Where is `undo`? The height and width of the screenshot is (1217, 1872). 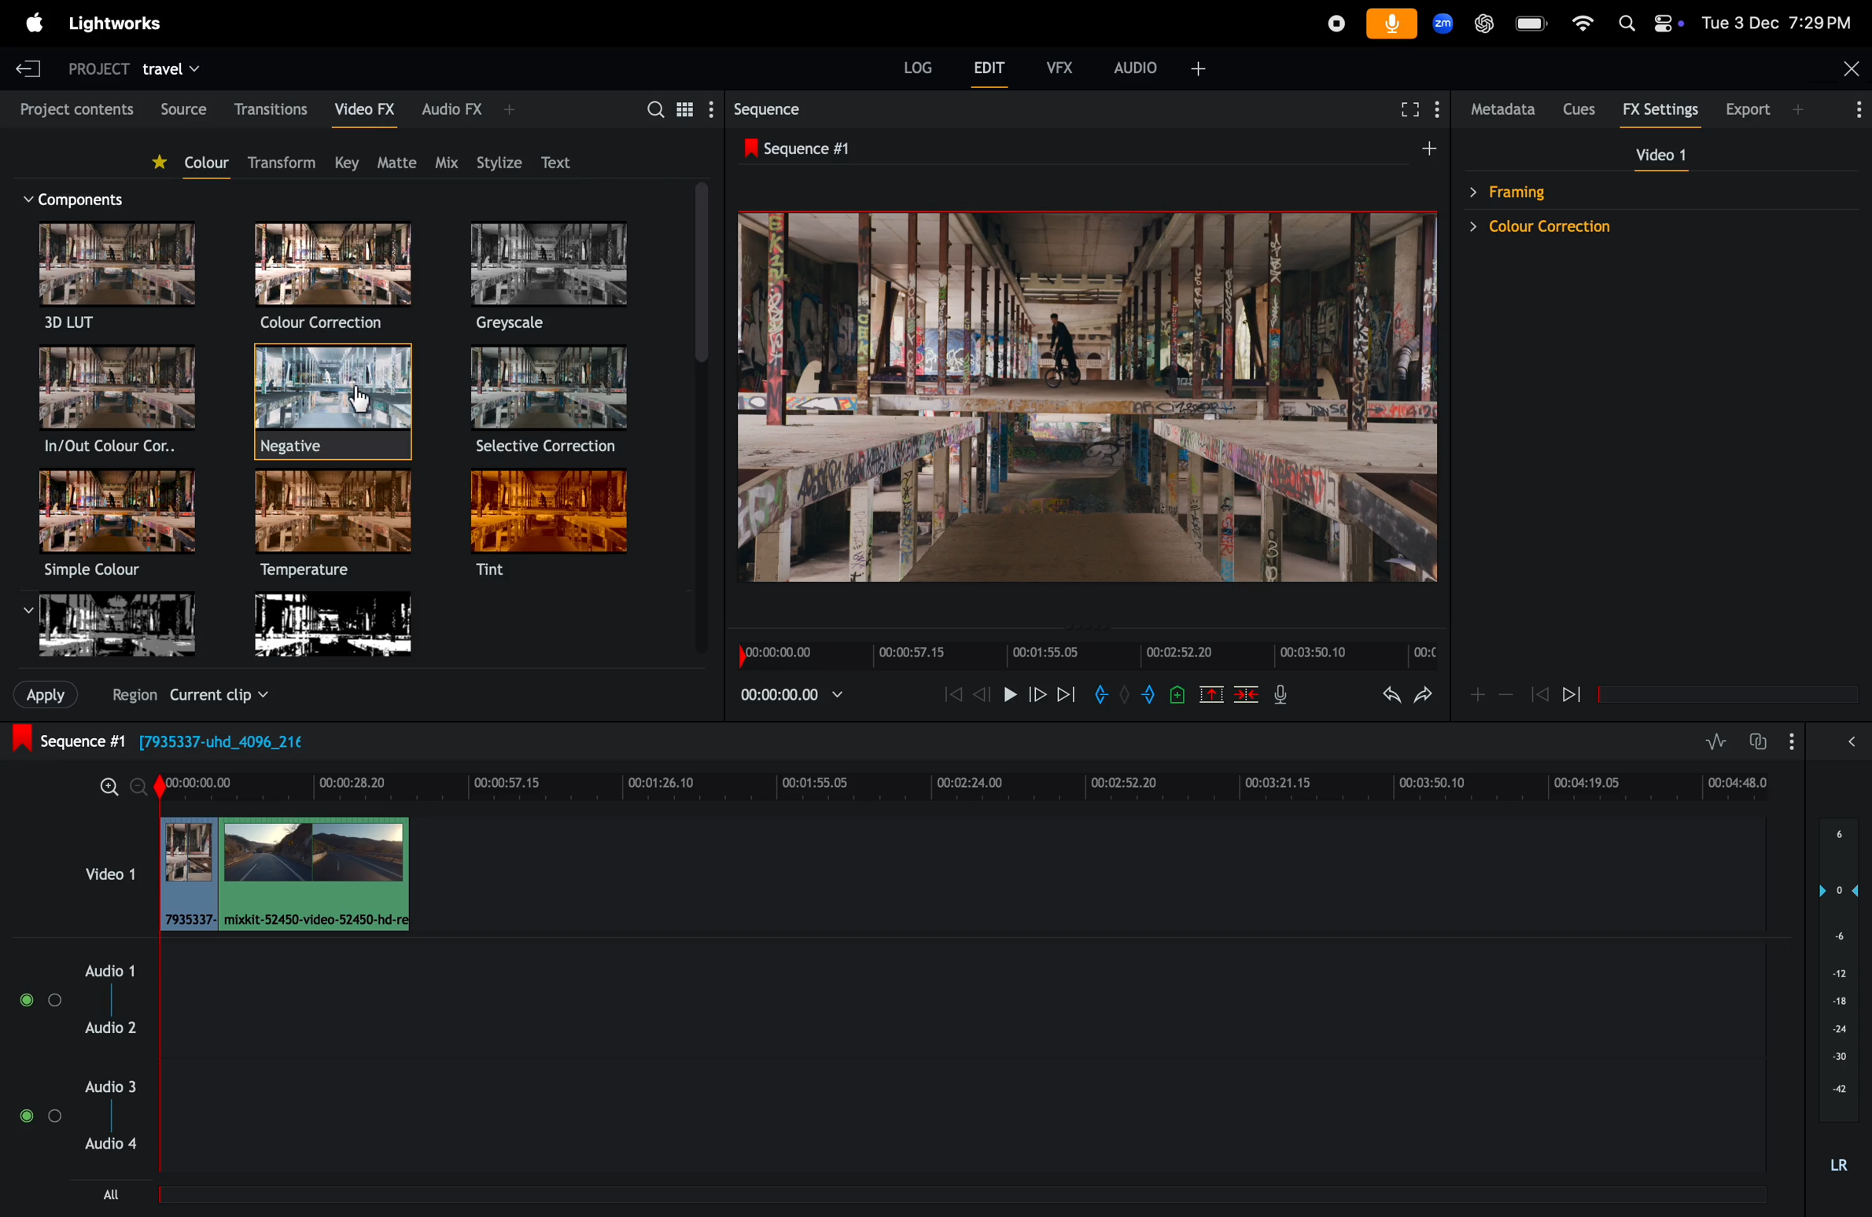 undo is located at coordinates (1382, 697).